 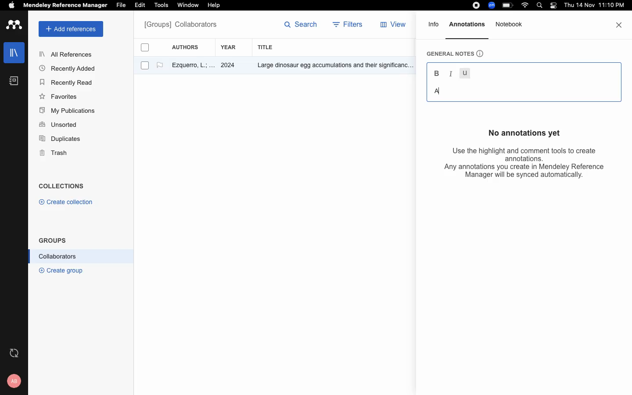 I want to click on Tools, so click(x=161, y=6).